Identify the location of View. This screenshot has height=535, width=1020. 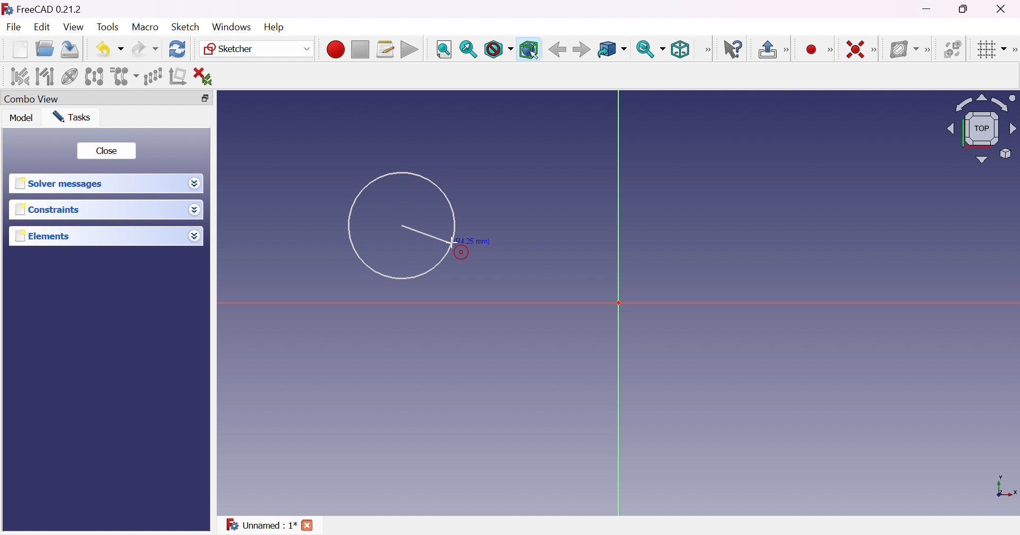
(73, 27).